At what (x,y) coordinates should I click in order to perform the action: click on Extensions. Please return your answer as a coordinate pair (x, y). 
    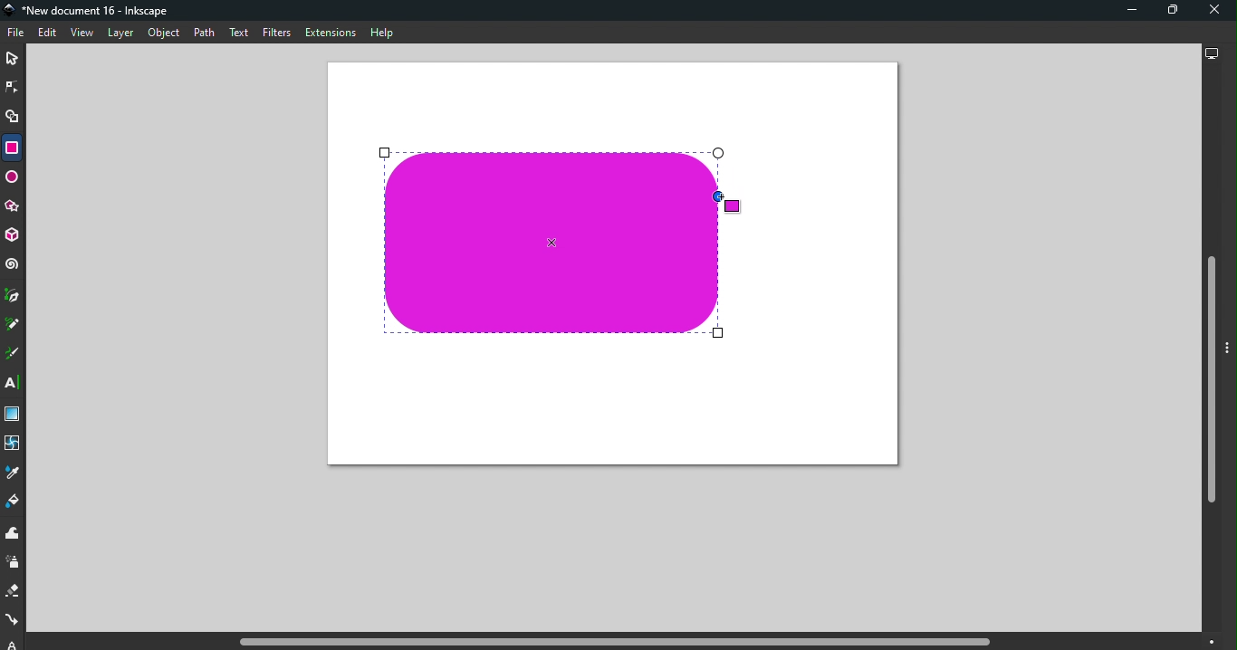
    Looking at the image, I should click on (329, 32).